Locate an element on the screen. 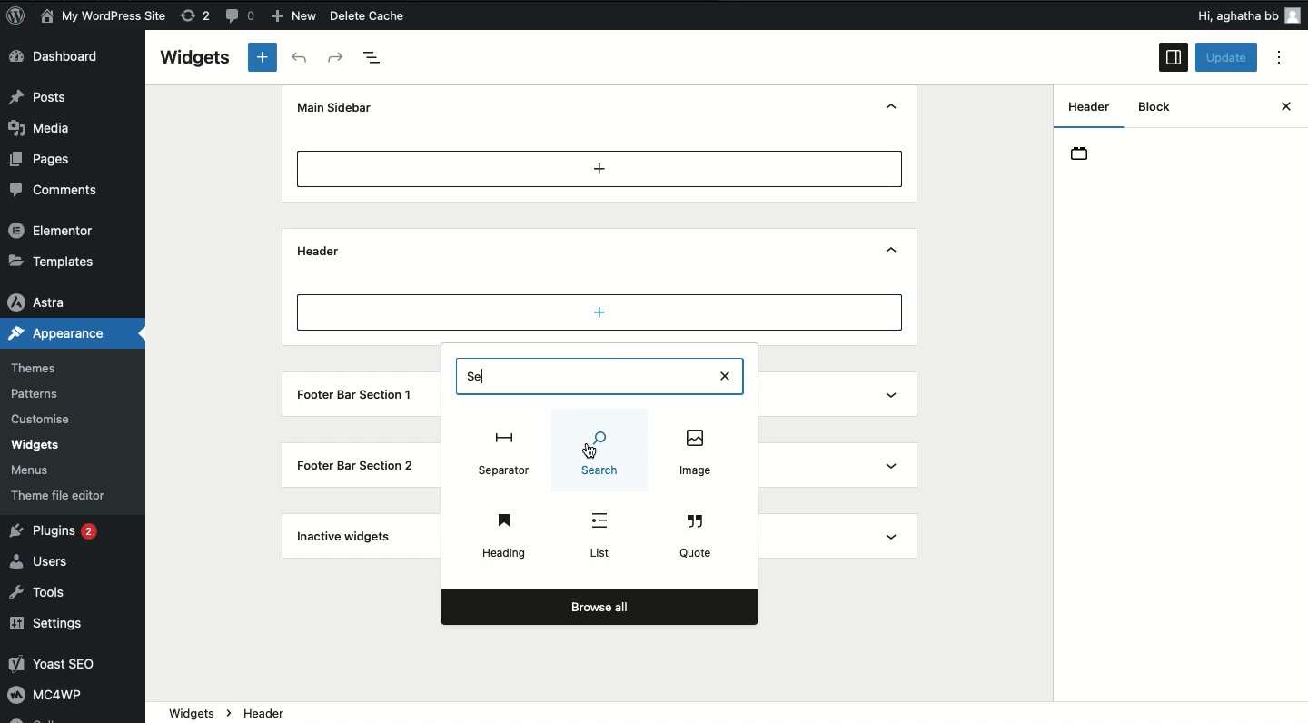 This screenshot has width=1308, height=723. Settings is located at coordinates (56, 623).